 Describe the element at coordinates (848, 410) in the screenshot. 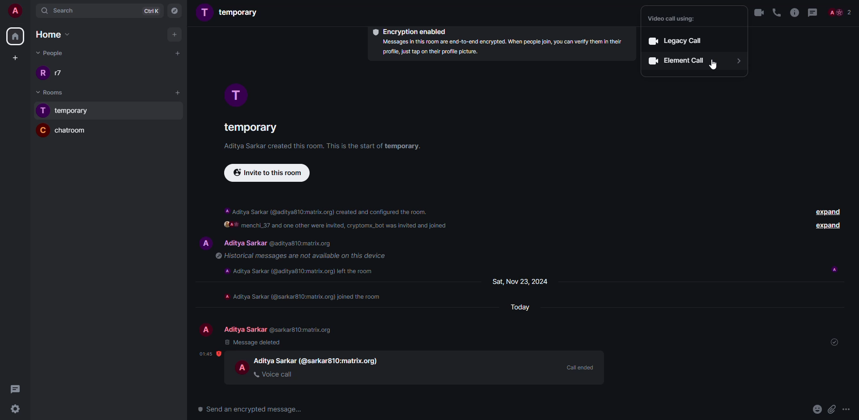

I see `more` at that location.